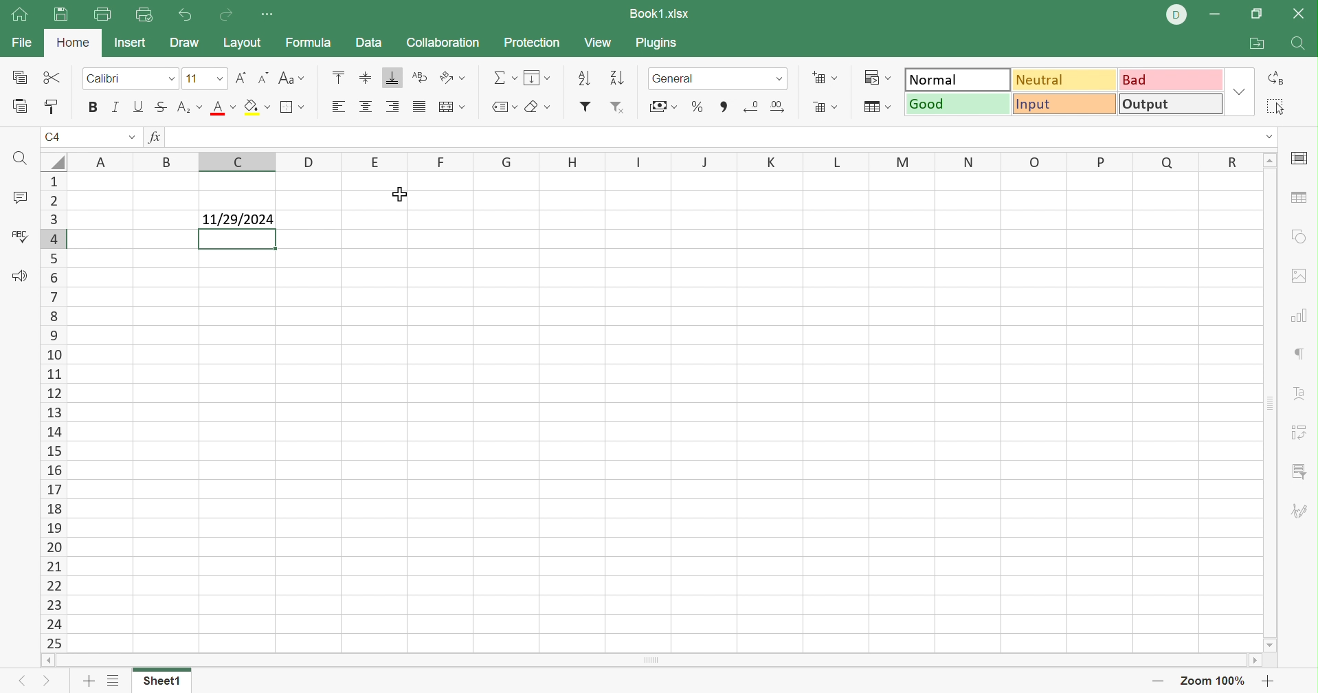  I want to click on Justified, so click(418, 107).